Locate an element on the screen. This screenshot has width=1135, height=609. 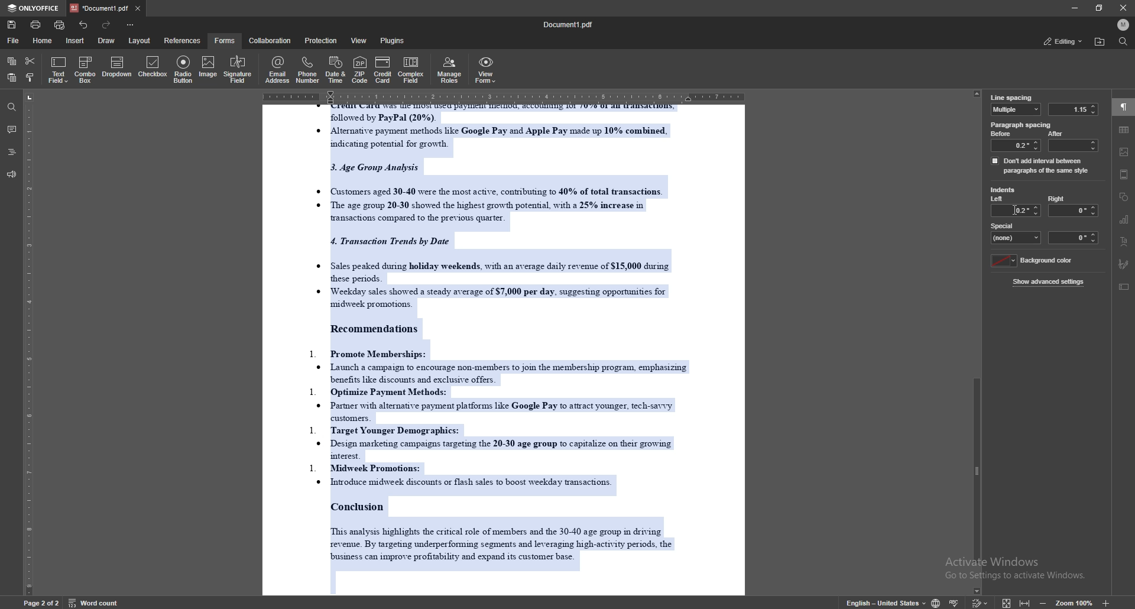
special is located at coordinates (1016, 232).